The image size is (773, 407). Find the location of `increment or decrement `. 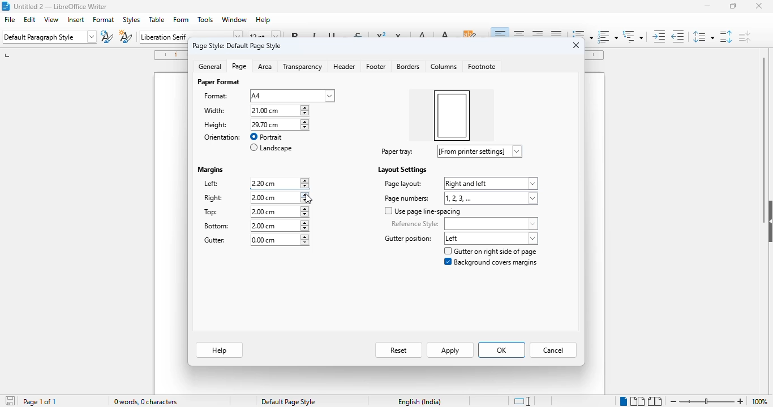

increment or decrement  is located at coordinates (307, 197).